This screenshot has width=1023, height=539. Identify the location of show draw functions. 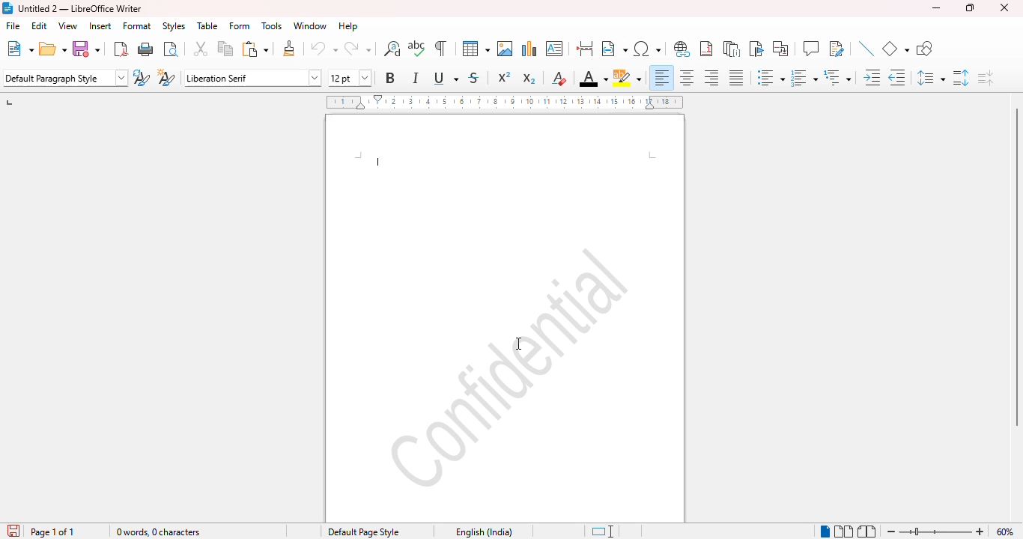
(925, 49).